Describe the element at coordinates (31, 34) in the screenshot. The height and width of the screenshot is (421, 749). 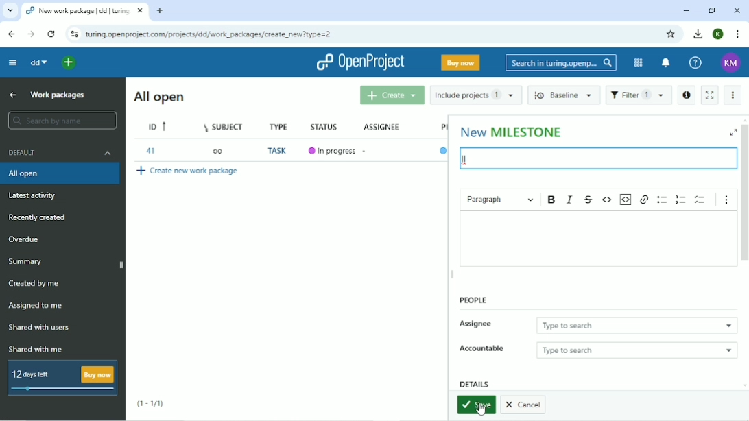
I see `Forward` at that location.